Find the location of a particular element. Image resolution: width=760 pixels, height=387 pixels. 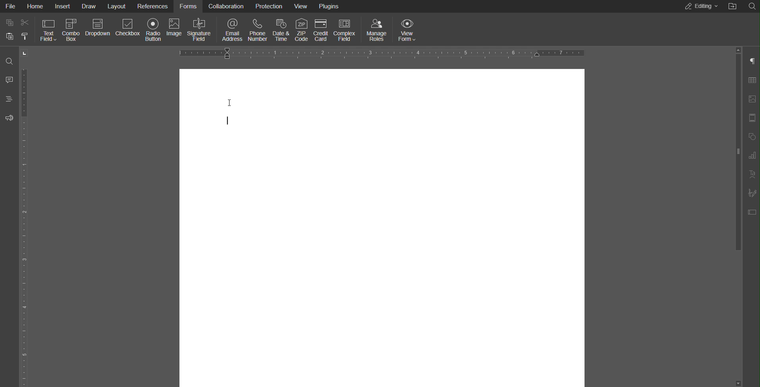

Signature is located at coordinates (751, 193).